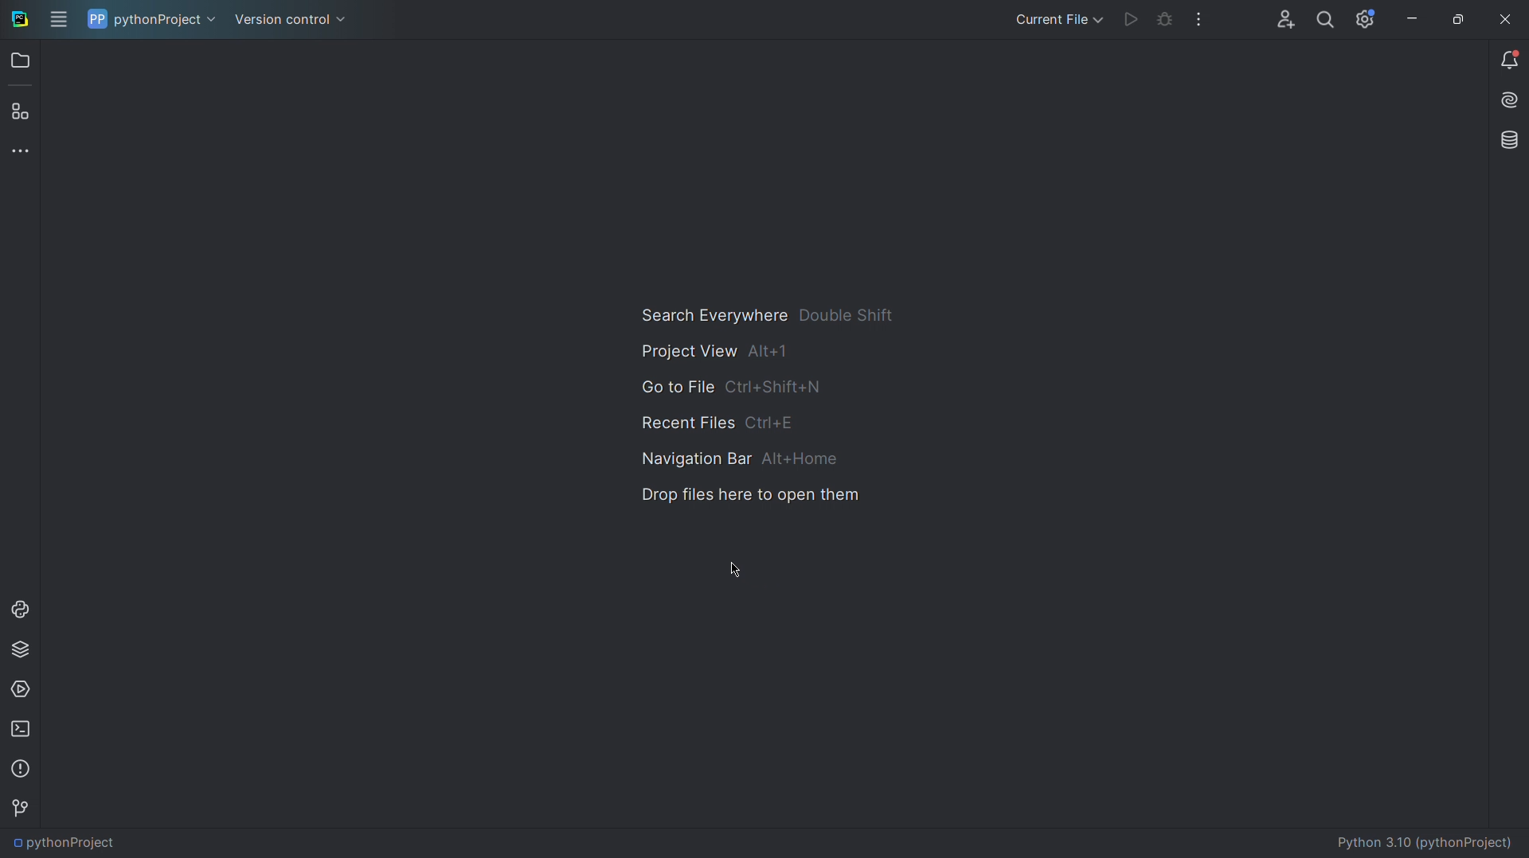  What do you see at coordinates (1457, 22) in the screenshot?
I see `maximize` at bounding box center [1457, 22].